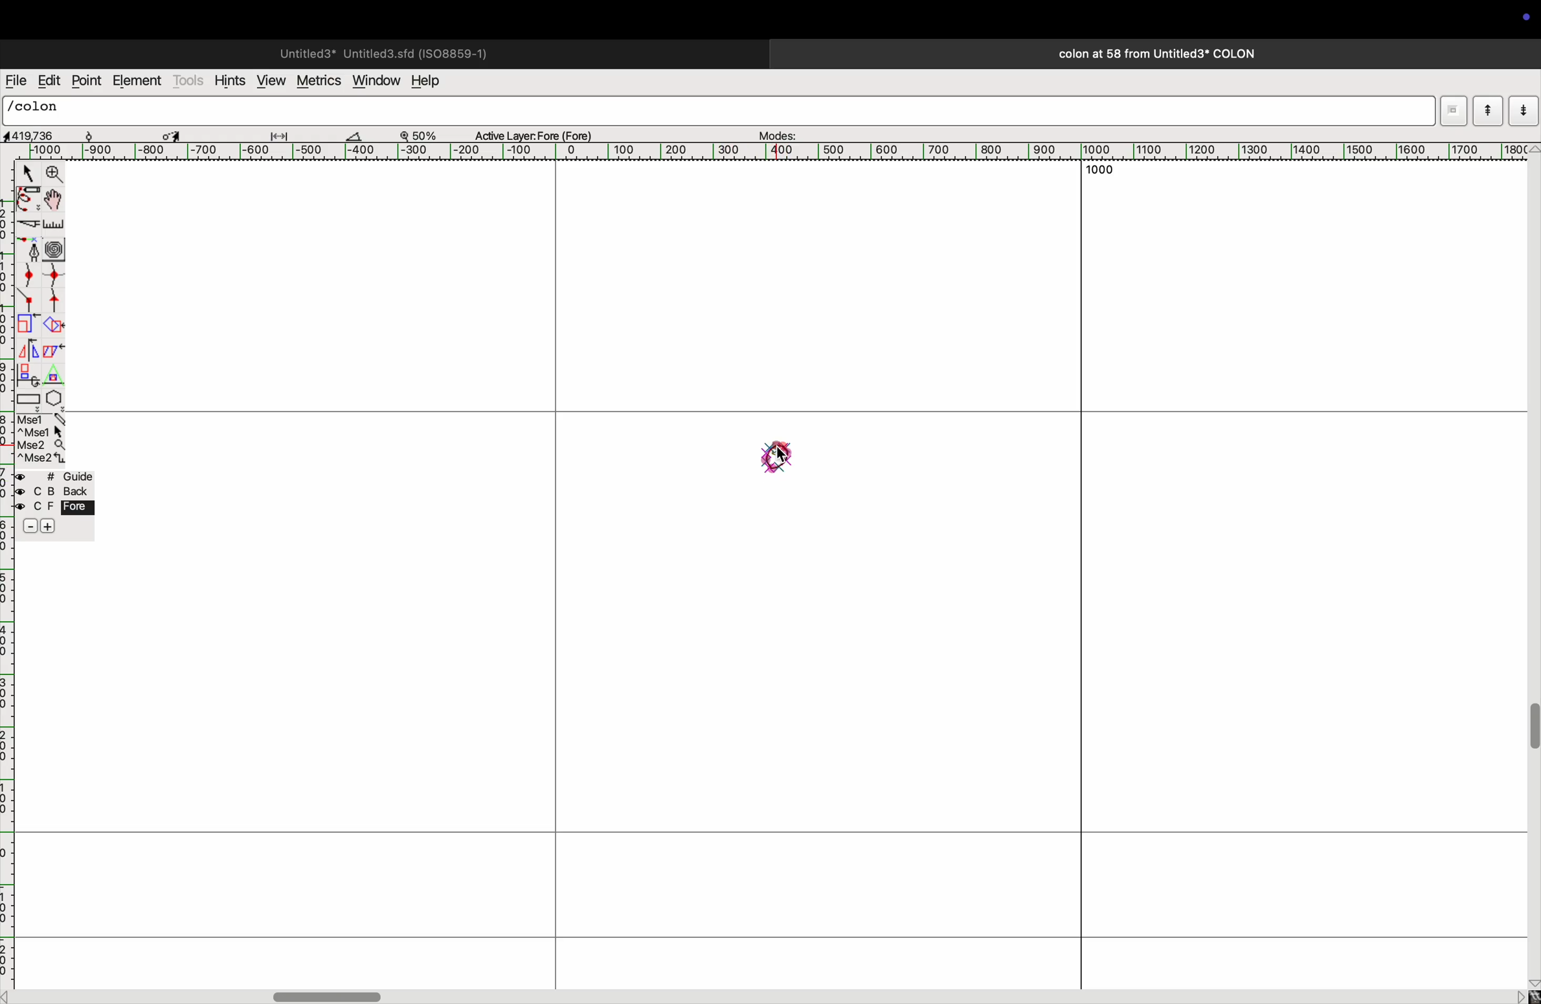  Describe the element at coordinates (39, 438) in the screenshot. I see `mse ` at that location.